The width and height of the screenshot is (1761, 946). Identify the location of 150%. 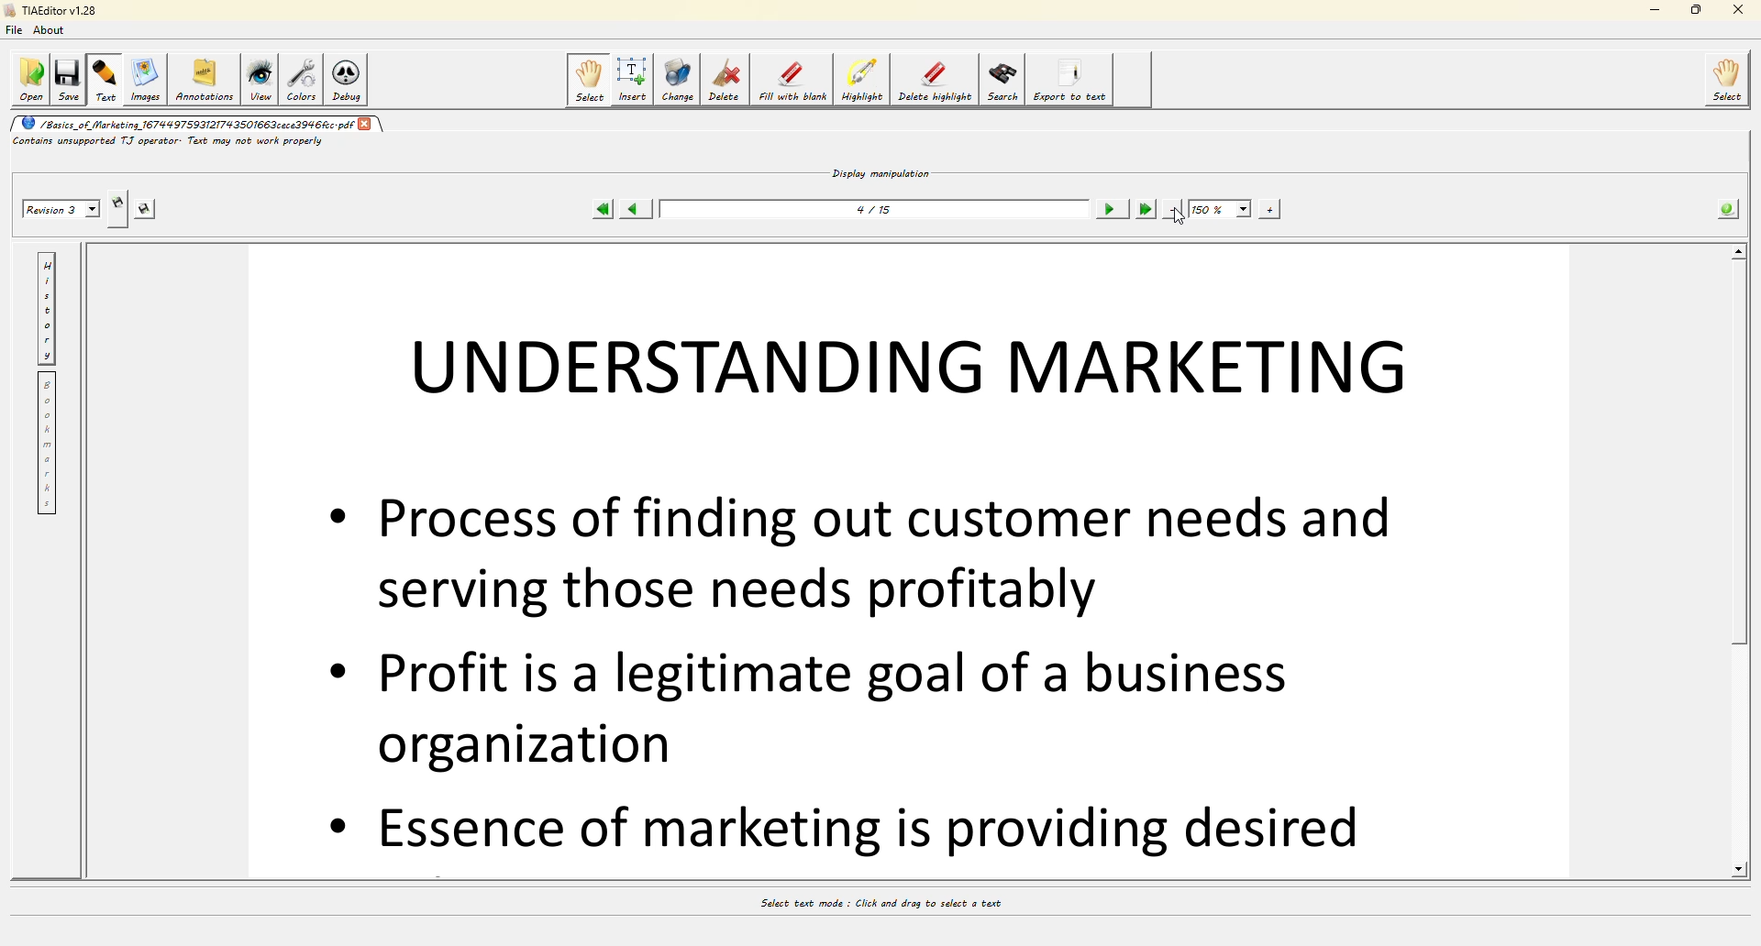
(1219, 209).